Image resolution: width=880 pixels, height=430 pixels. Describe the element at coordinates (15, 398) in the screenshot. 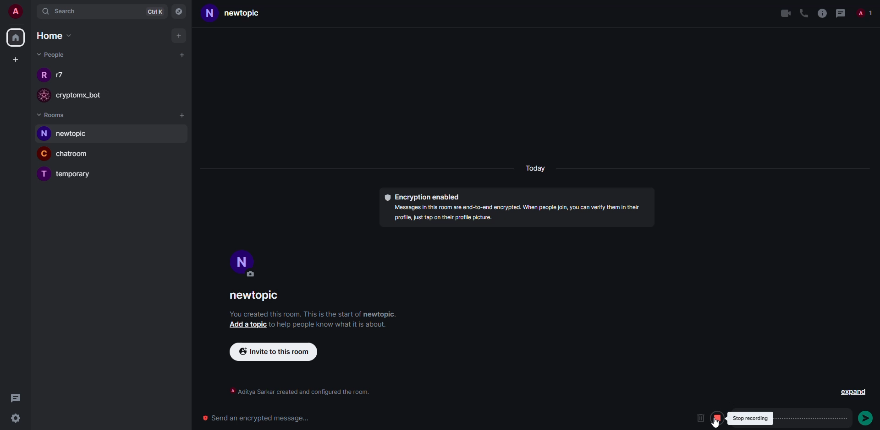

I see `threads` at that location.